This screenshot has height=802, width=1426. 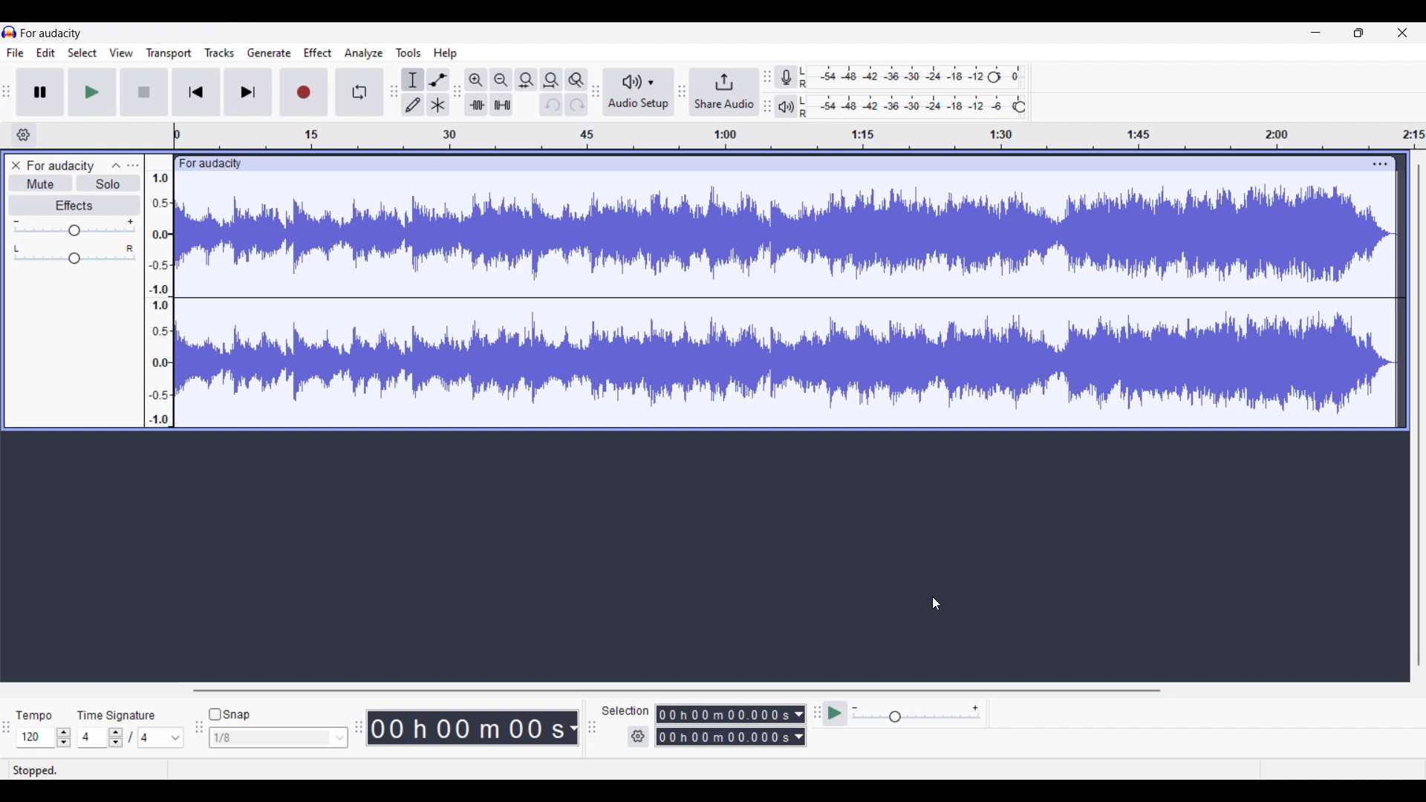 I want to click on Record meter, so click(x=786, y=77).